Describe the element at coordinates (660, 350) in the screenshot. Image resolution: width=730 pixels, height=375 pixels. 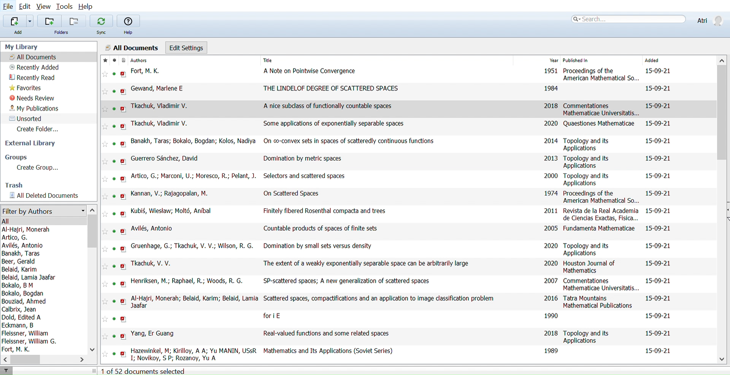
I see `15-09-21` at that location.